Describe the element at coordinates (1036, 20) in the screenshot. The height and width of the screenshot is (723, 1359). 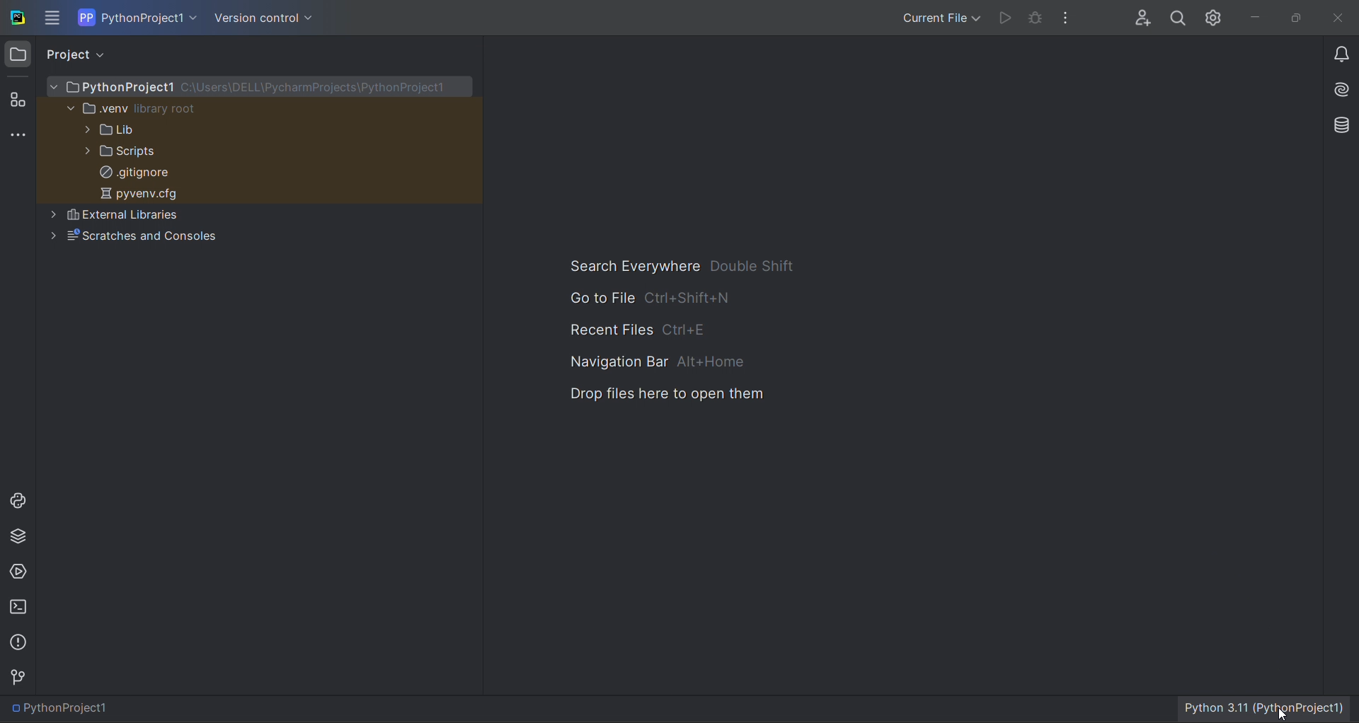
I see `debug` at that location.